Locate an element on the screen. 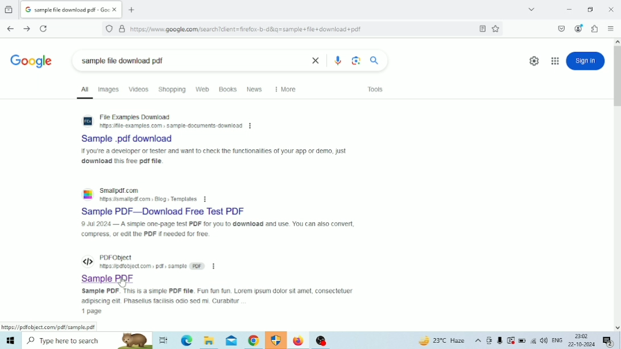 The image size is (621, 349). Close is located at coordinates (612, 10).